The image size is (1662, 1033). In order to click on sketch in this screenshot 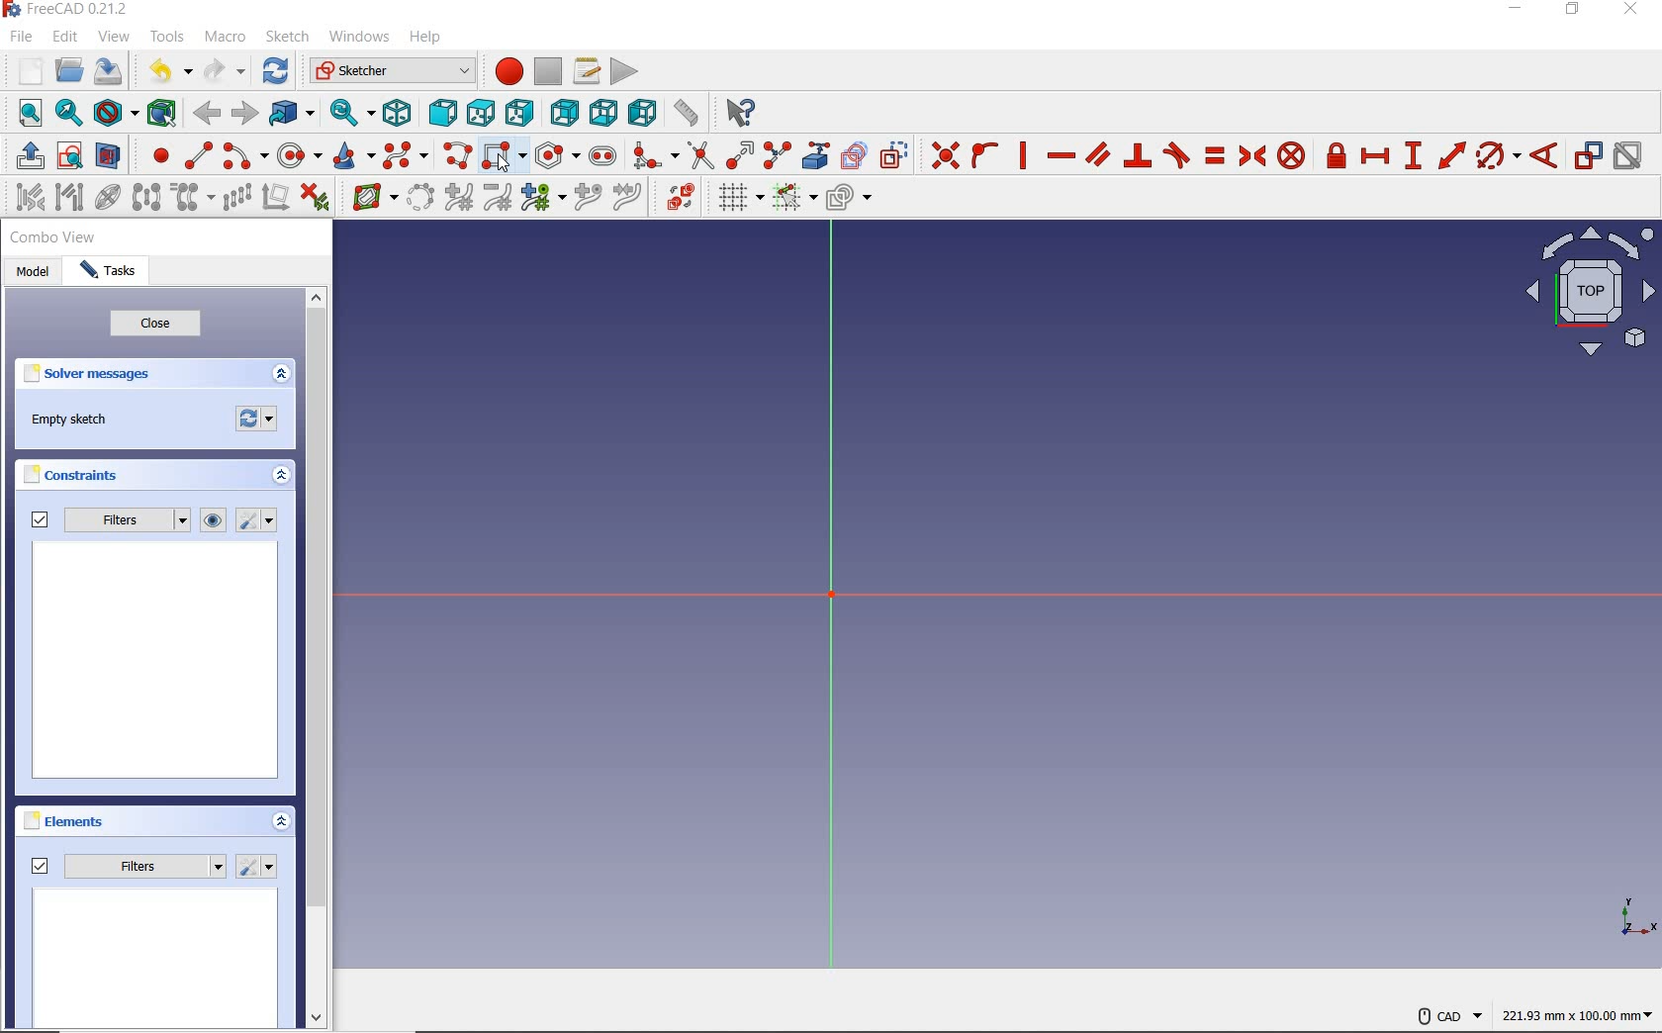, I will do `click(289, 37)`.